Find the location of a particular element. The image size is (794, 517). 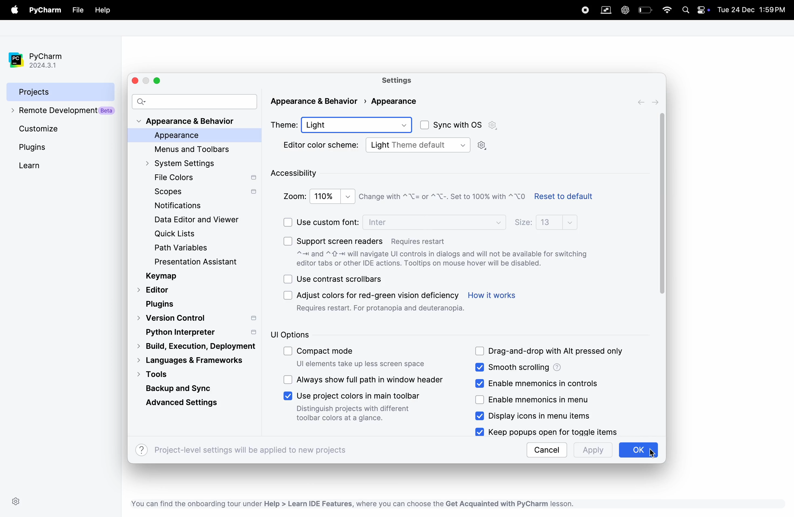

languages and frame works is located at coordinates (199, 361).